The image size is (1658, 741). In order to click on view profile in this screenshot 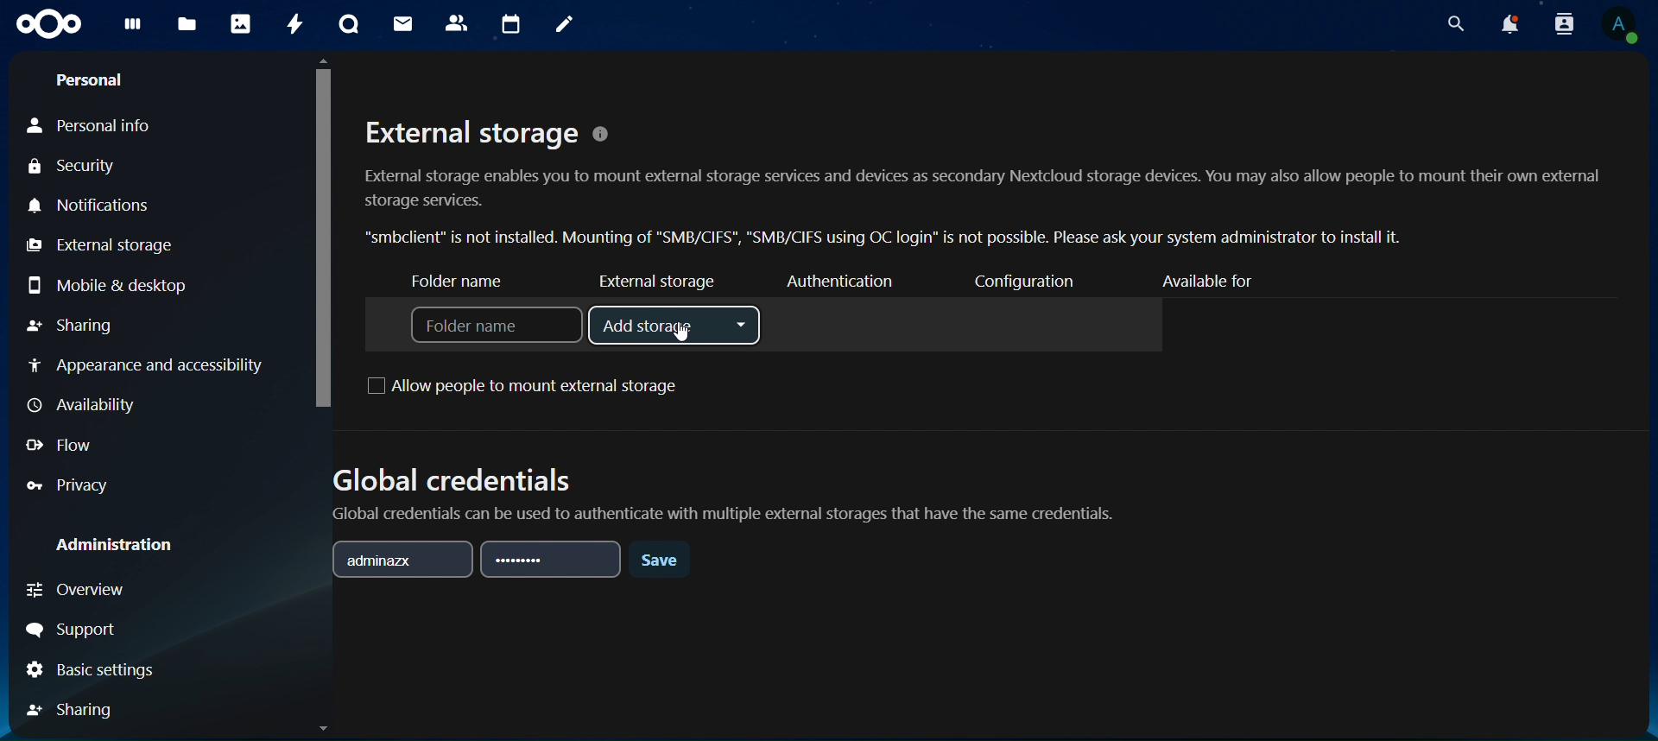, I will do `click(1618, 27)`.